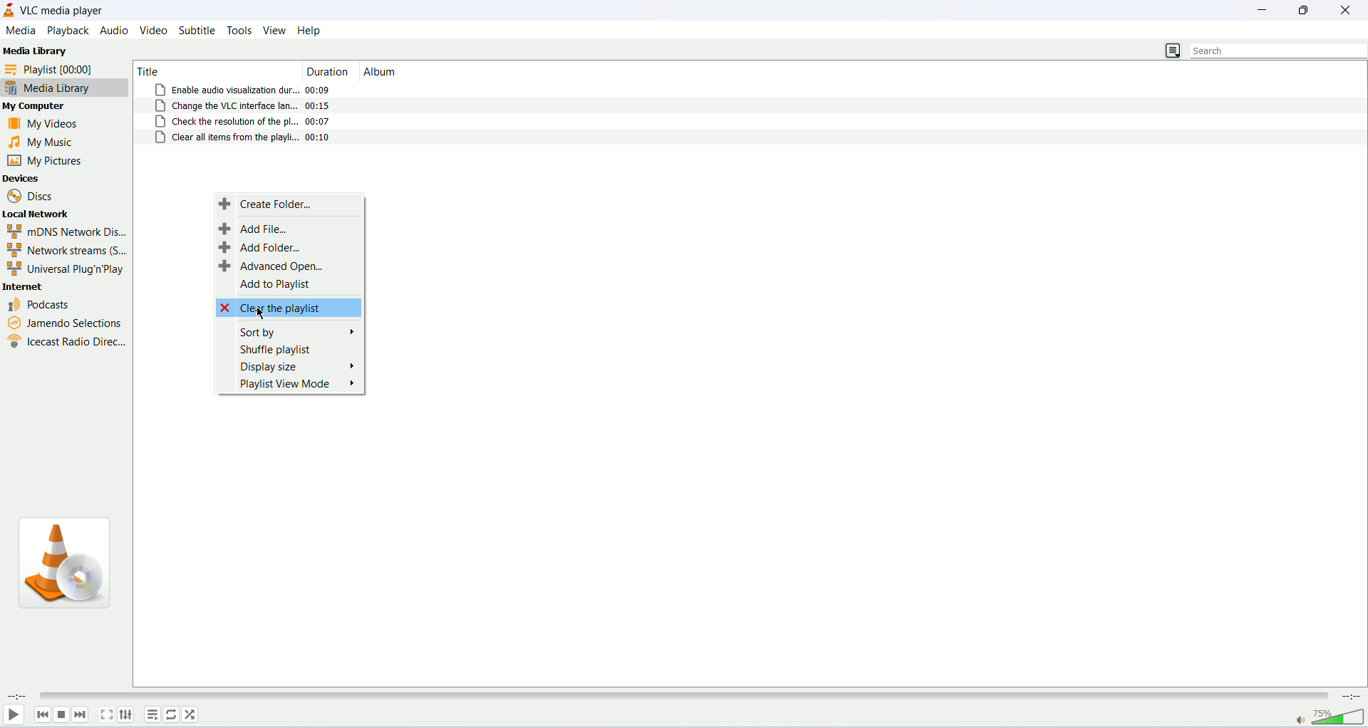  What do you see at coordinates (195, 30) in the screenshot?
I see `subtitle` at bounding box center [195, 30].